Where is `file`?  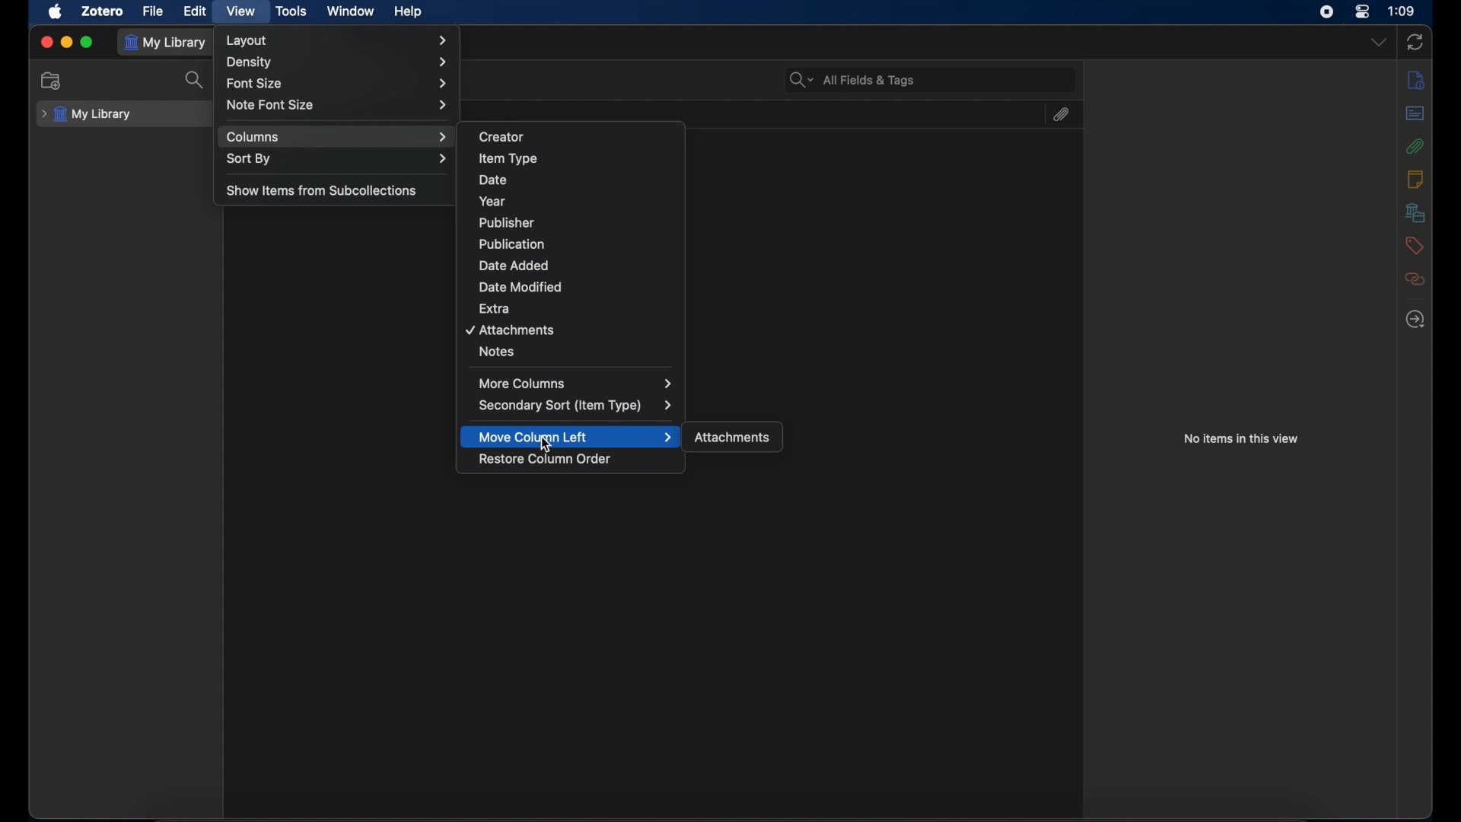 file is located at coordinates (154, 11).